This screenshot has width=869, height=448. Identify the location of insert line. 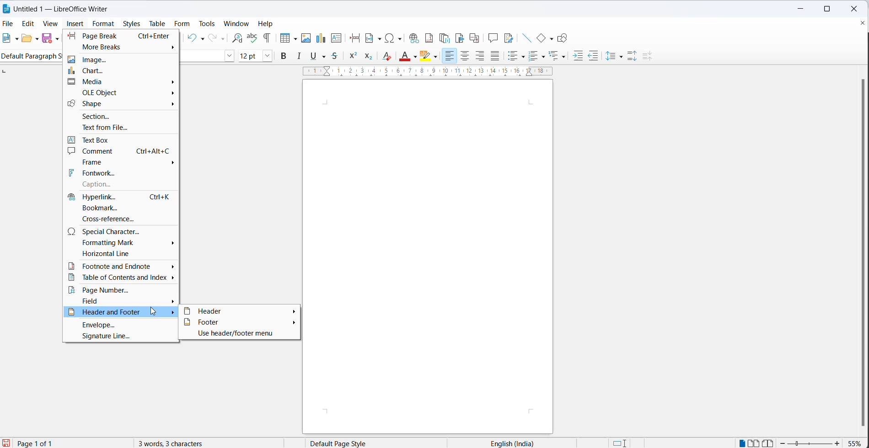
(525, 37).